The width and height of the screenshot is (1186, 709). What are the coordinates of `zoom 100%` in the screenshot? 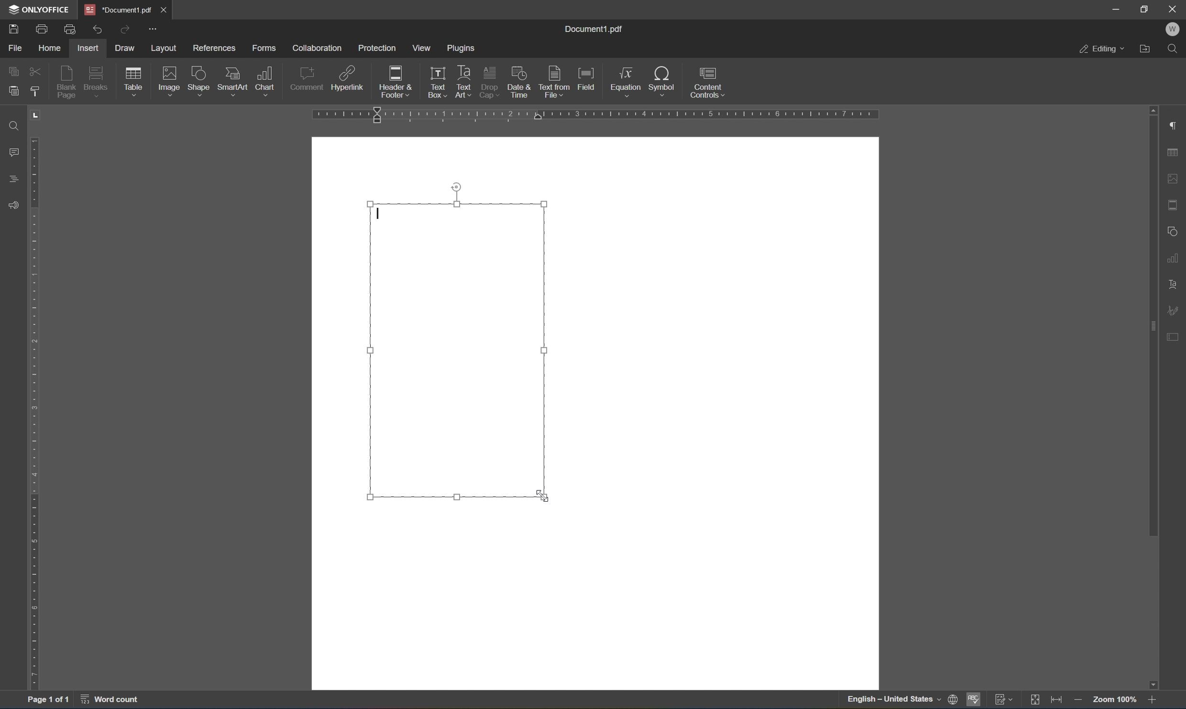 It's located at (1115, 701).